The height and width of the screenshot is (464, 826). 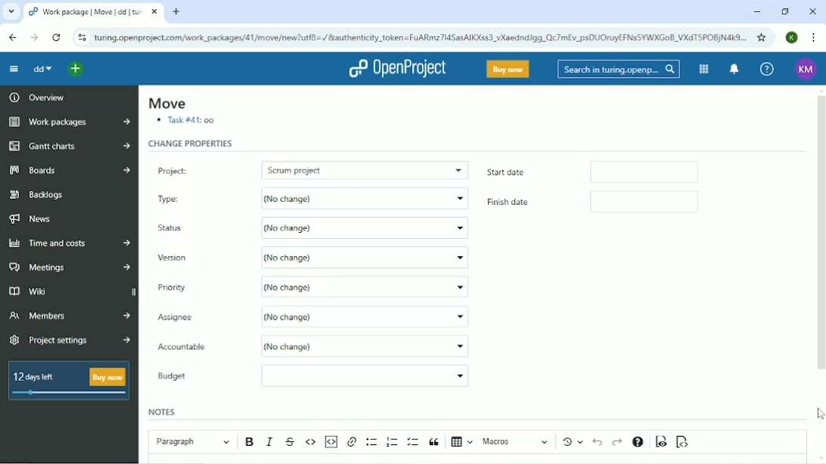 What do you see at coordinates (271, 441) in the screenshot?
I see `Italic` at bounding box center [271, 441].